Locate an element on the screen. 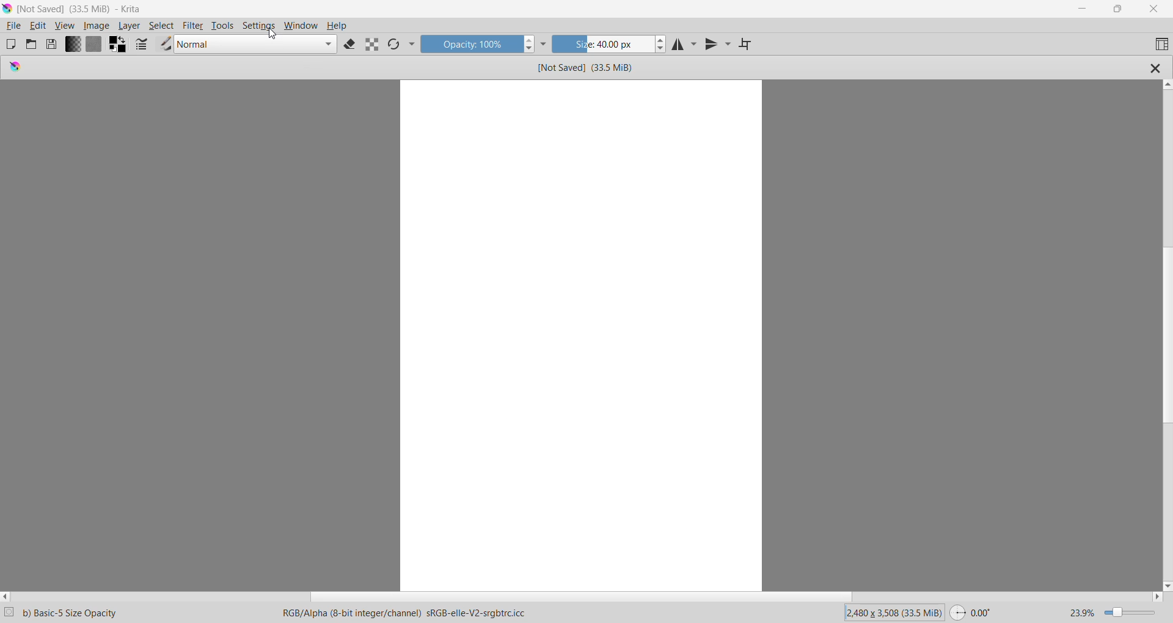 The image size is (1173, 623). Layer is located at coordinates (130, 26).